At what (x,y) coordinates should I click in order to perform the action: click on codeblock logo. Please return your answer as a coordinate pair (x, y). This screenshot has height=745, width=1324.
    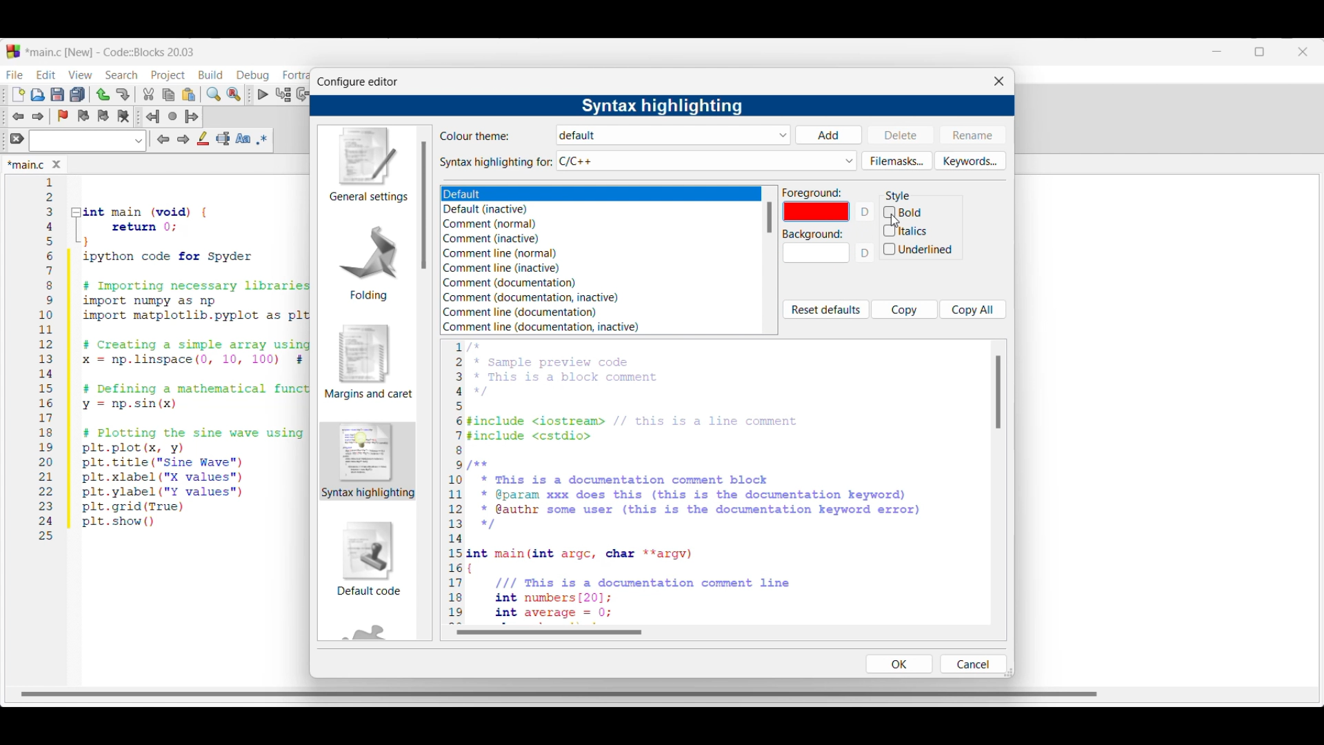
    Looking at the image, I should click on (13, 52).